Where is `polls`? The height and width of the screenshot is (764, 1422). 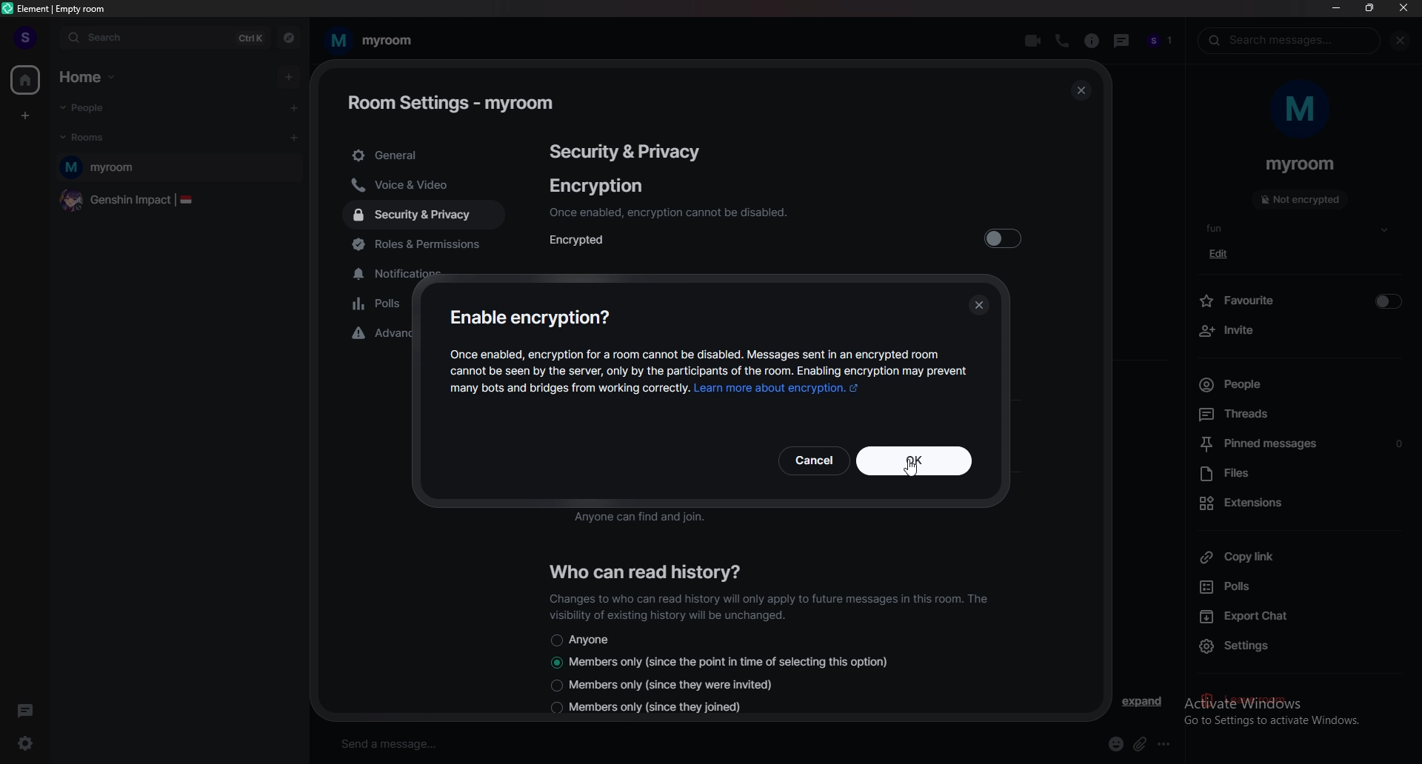 polls is located at coordinates (382, 306).